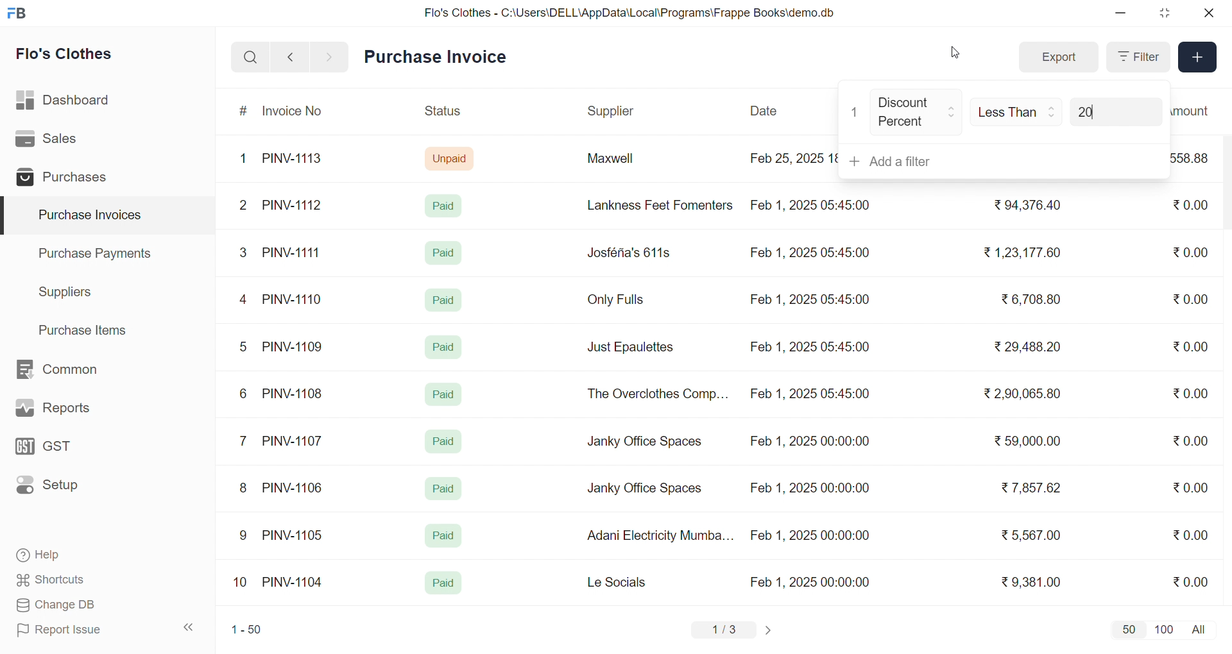  I want to click on navigate backward, so click(290, 56).